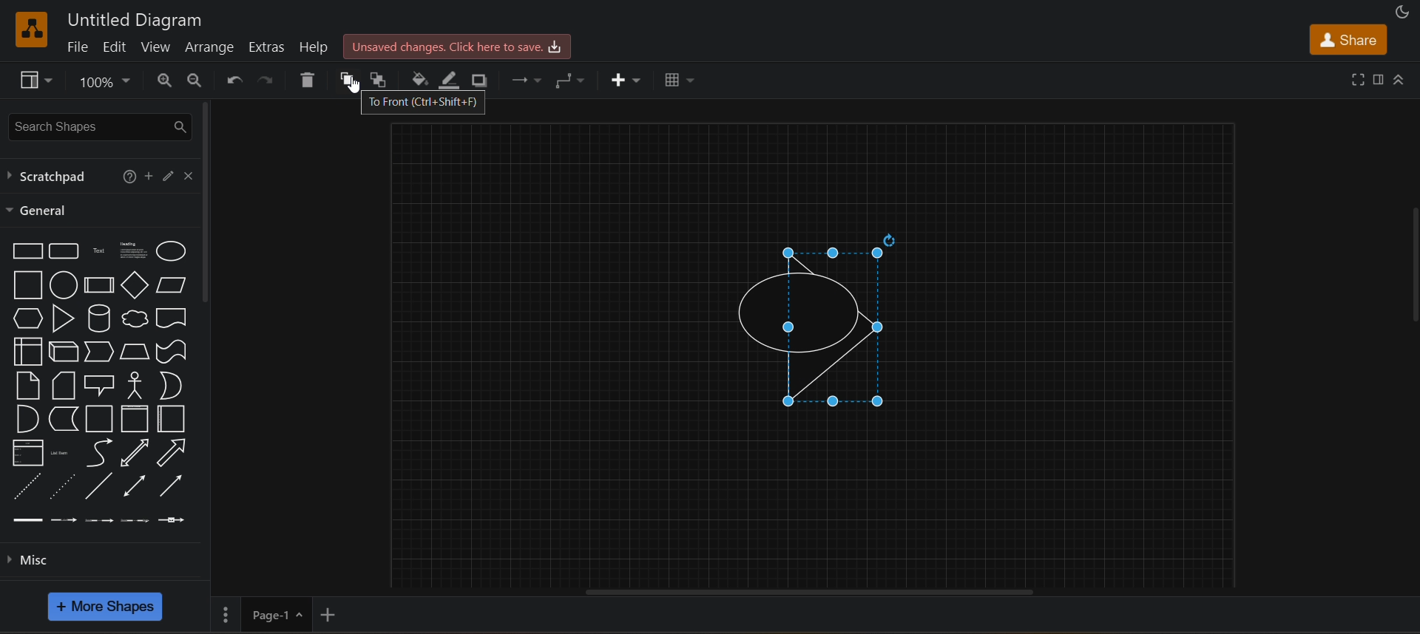  What do you see at coordinates (41, 211) in the screenshot?
I see `general` at bounding box center [41, 211].